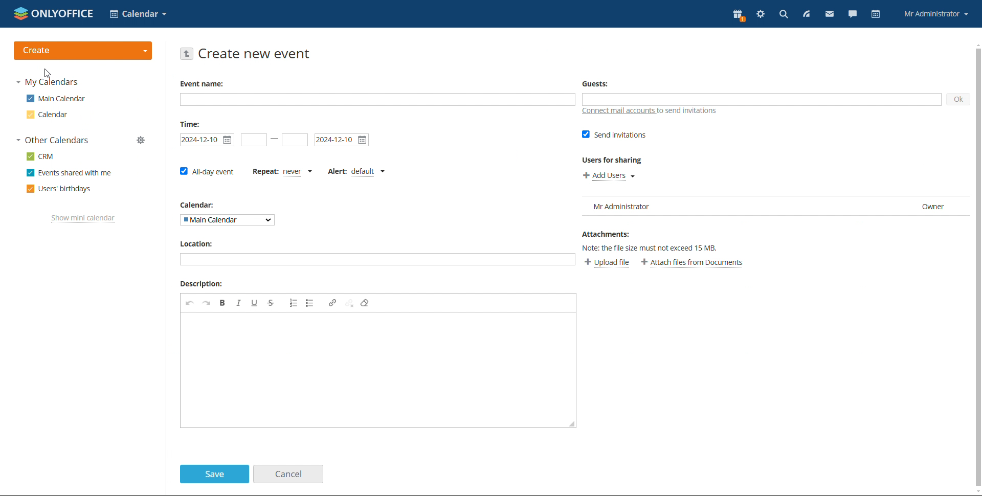  I want to click on redo, so click(207, 302).